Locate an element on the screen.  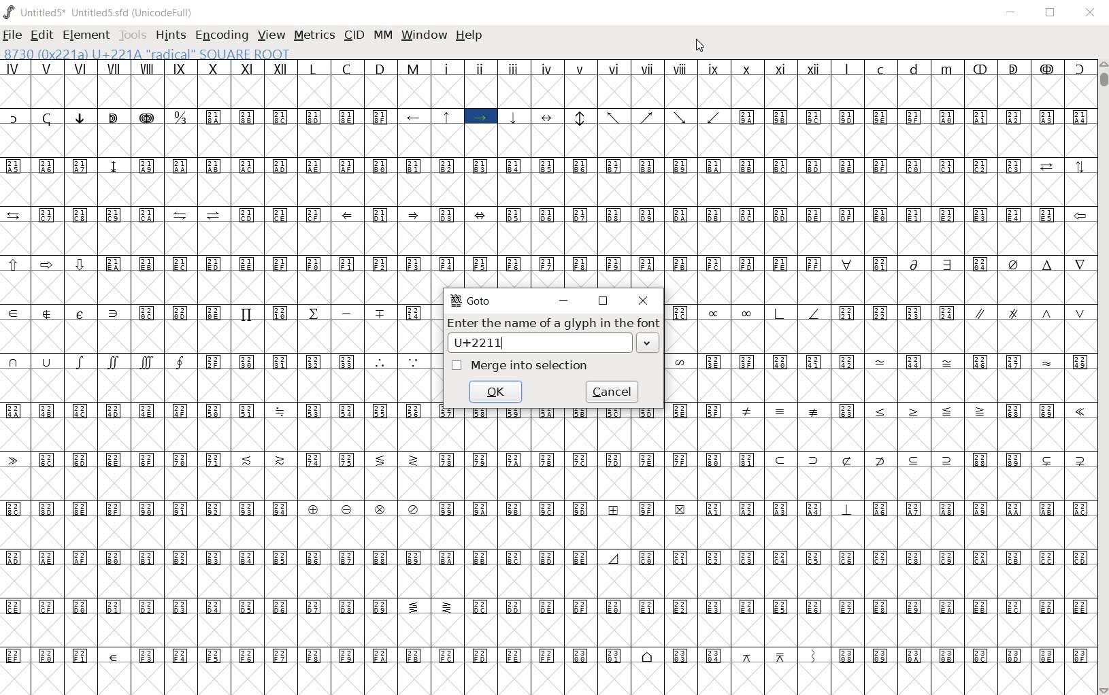
cancel is located at coordinates (611, 392).